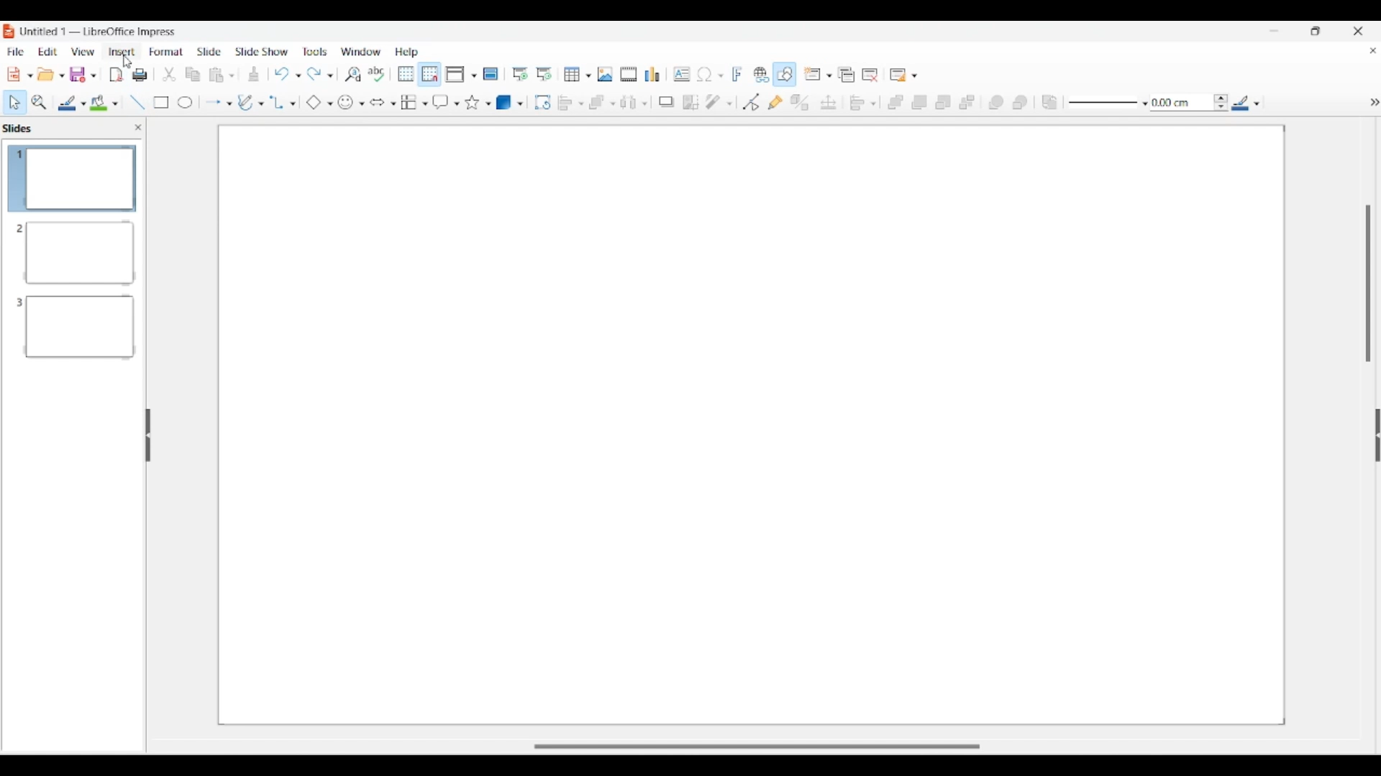  I want to click on Software and project name, so click(99, 32).